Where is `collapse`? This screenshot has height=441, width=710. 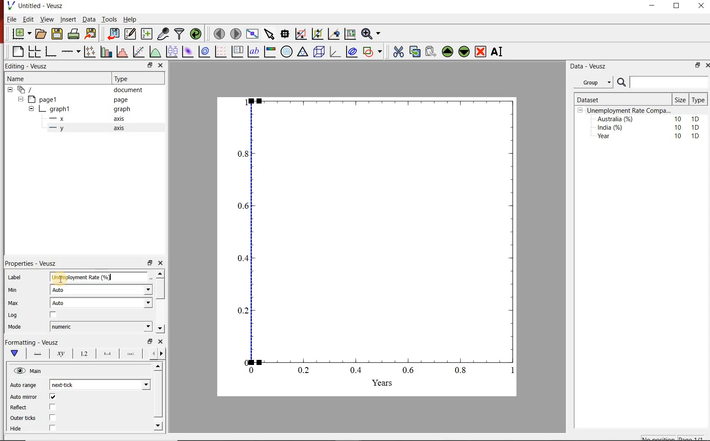
collapse is located at coordinates (10, 90).